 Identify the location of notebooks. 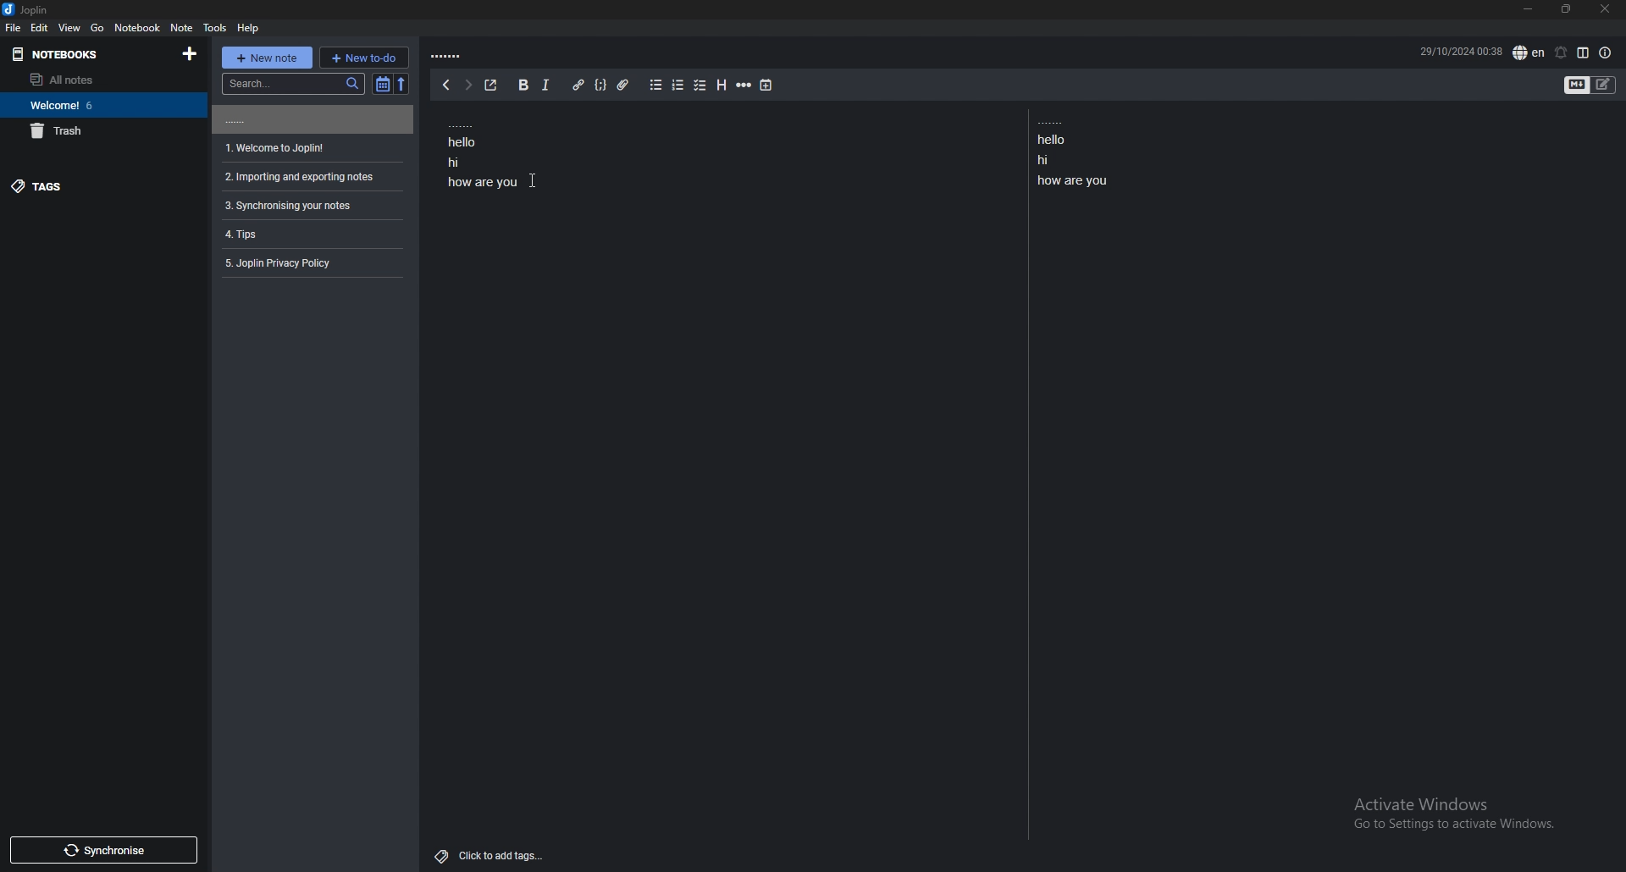
(89, 54).